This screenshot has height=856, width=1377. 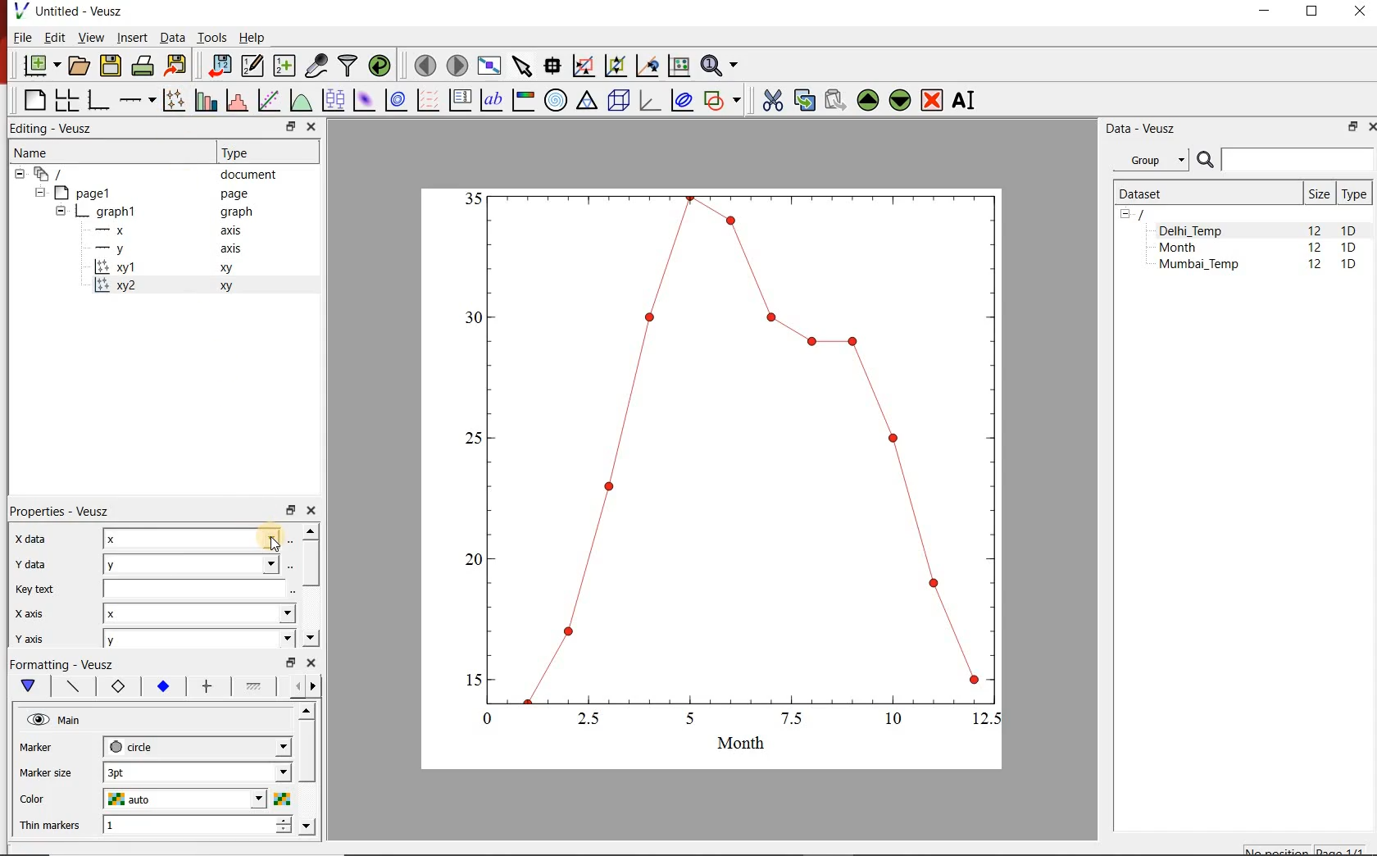 What do you see at coordinates (1357, 11) in the screenshot?
I see `CLOSE` at bounding box center [1357, 11].